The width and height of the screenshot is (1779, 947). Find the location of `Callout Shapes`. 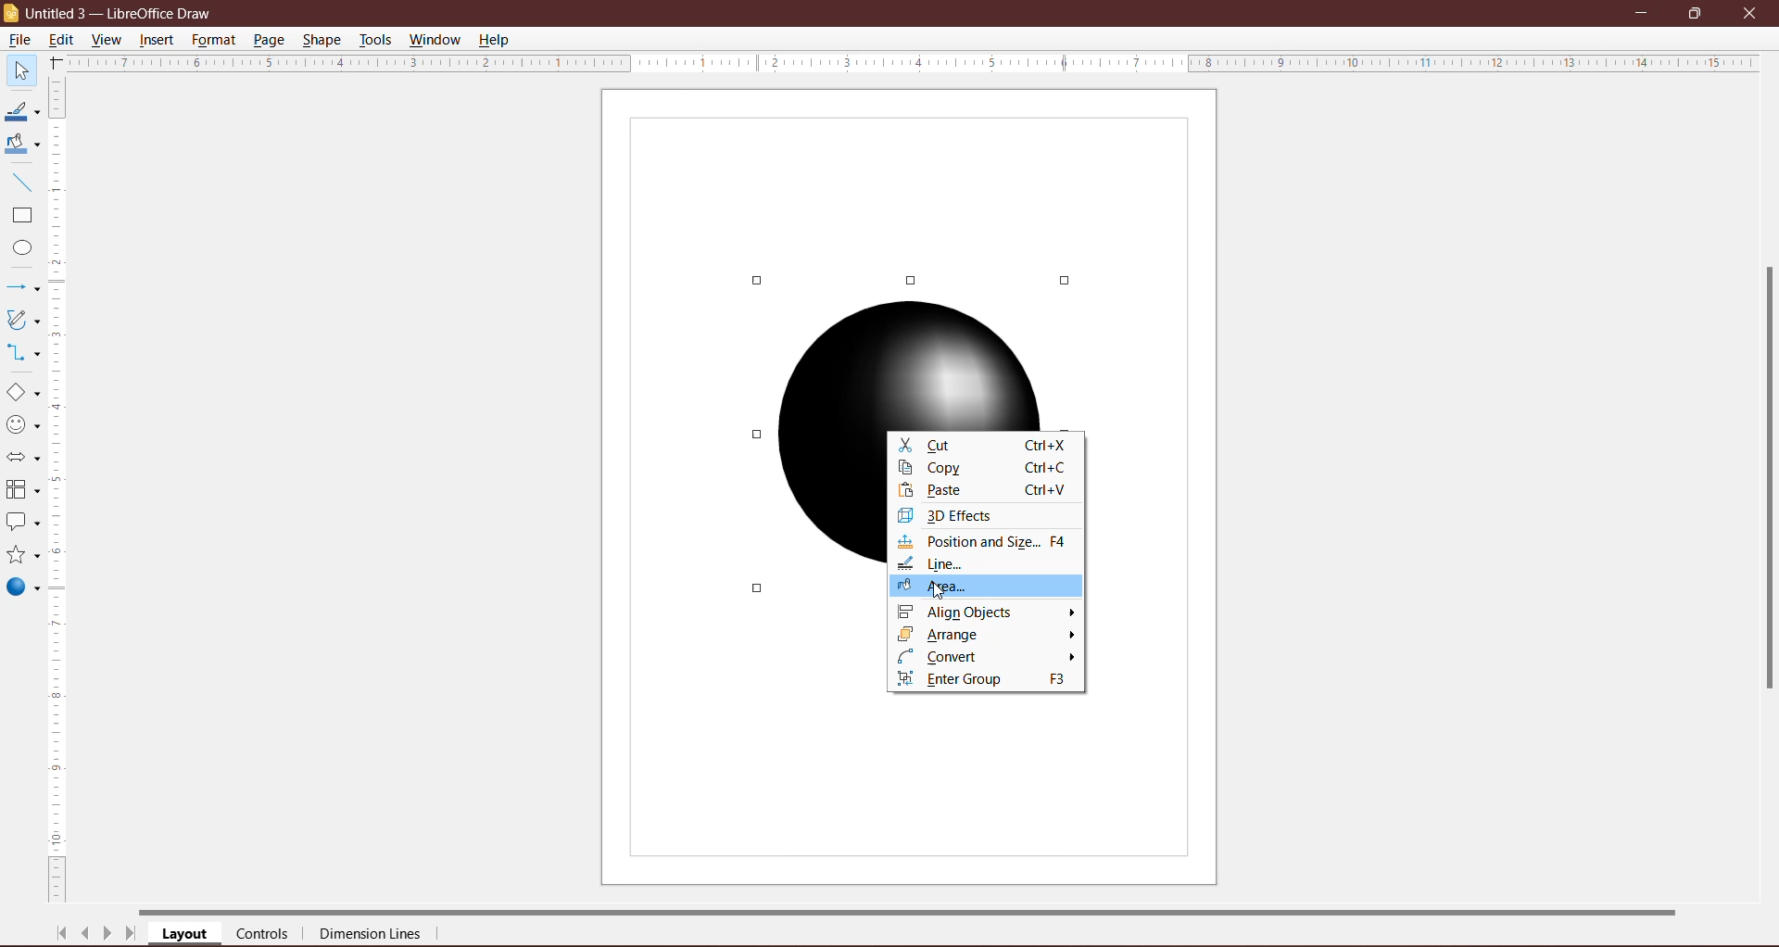

Callout Shapes is located at coordinates (21, 524).